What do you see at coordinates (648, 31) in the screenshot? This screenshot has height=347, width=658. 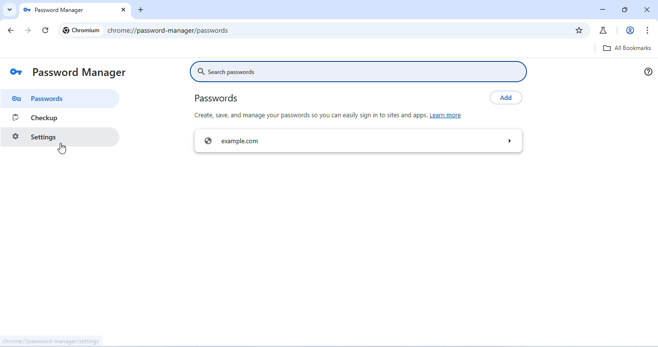 I see `customize and control chromium` at bounding box center [648, 31].